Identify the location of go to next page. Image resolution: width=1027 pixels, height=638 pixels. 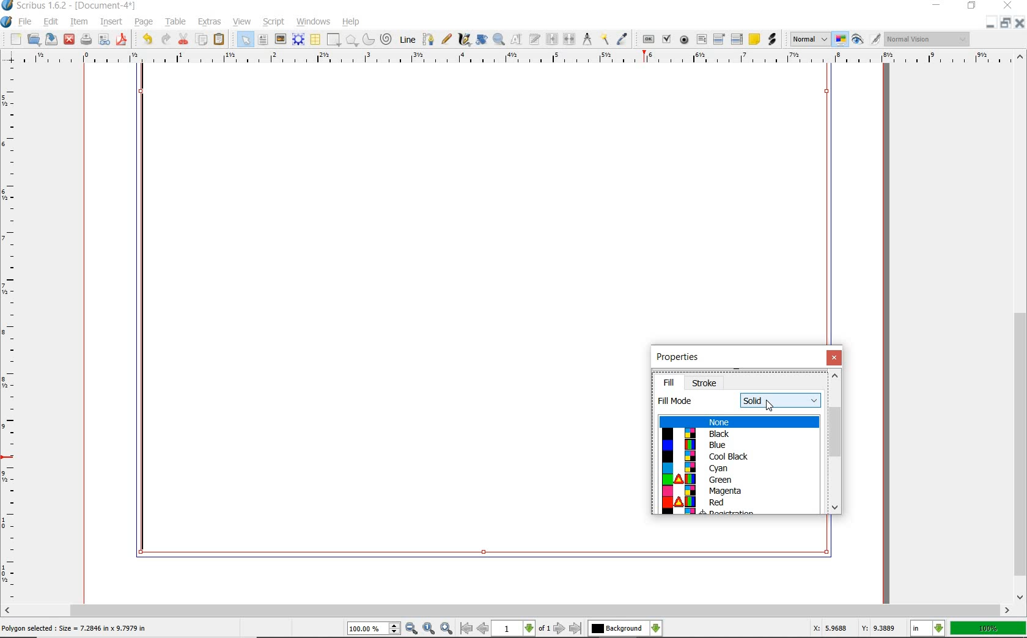
(560, 628).